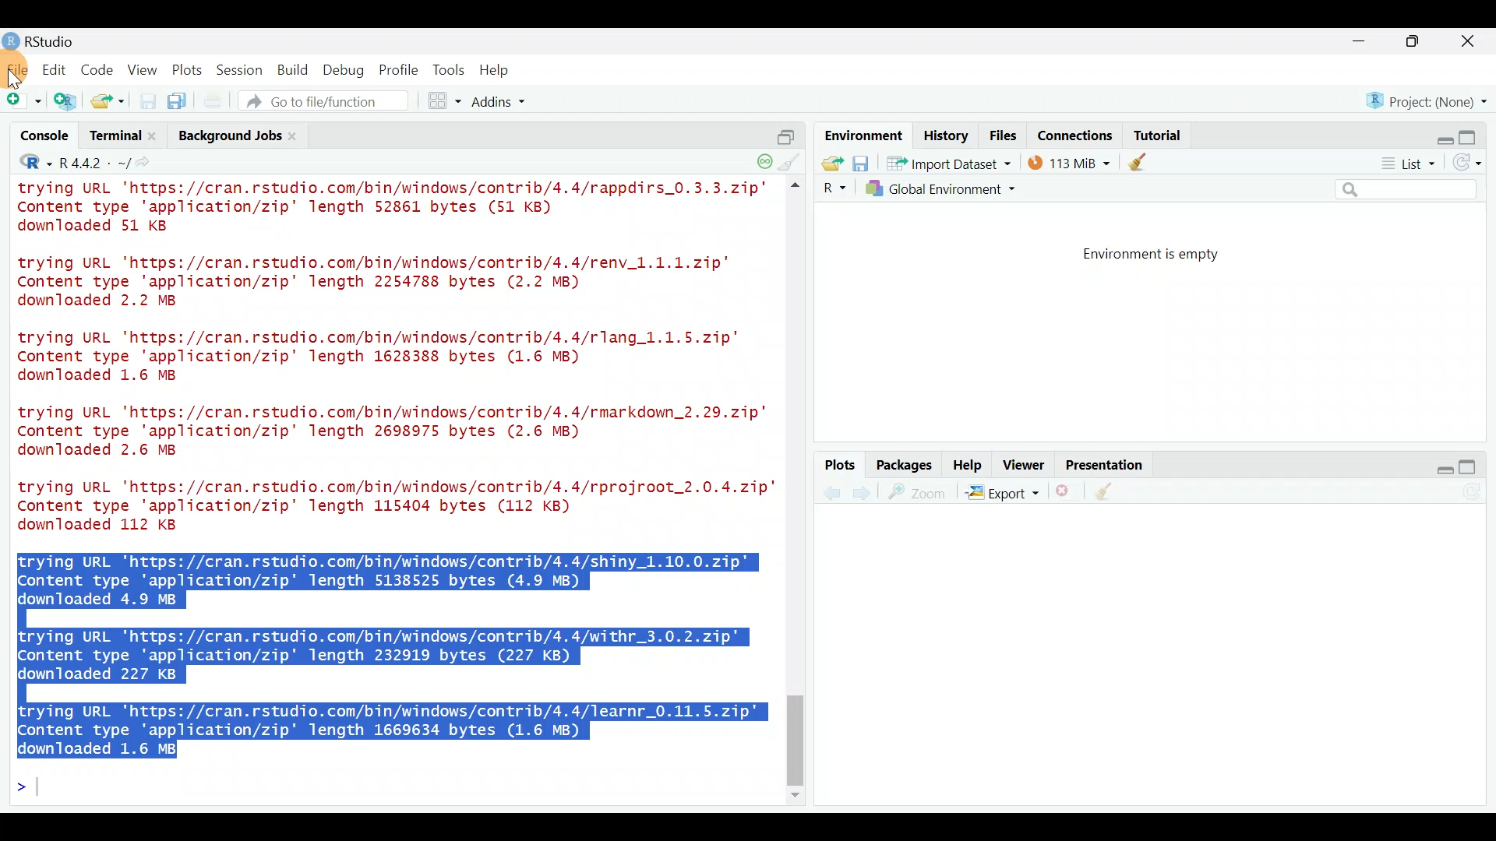 The image size is (1496, 841). I want to click on close terminal, so click(155, 137).